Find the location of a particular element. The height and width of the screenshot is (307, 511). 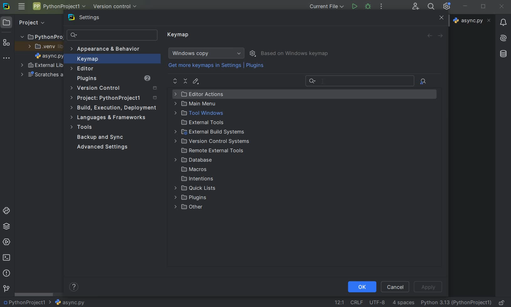

cancel is located at coordinates (395, 286).